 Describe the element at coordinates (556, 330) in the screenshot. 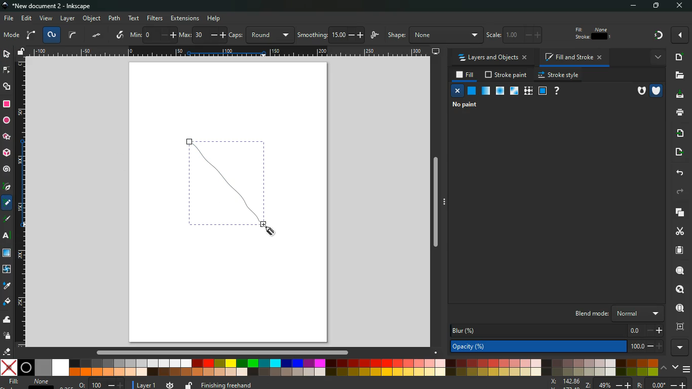

I see `blur` at that location.